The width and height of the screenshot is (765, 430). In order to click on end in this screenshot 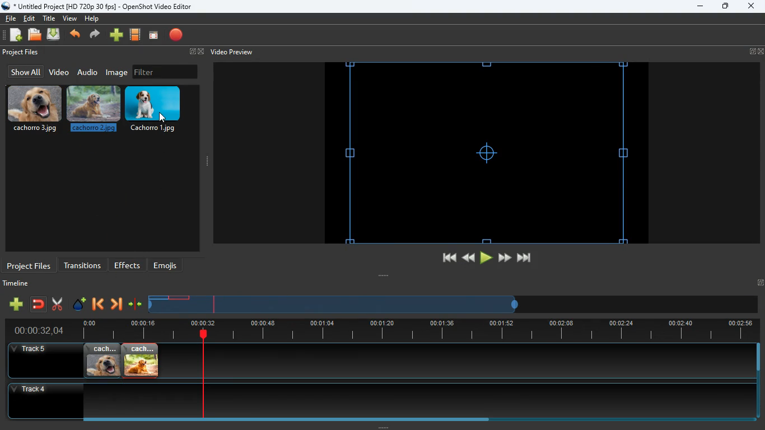, I will do `click(525, 260)`.